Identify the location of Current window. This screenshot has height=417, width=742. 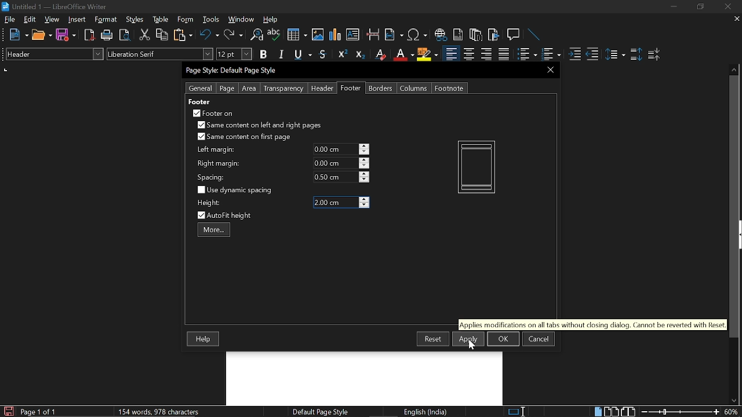
(54, 7).